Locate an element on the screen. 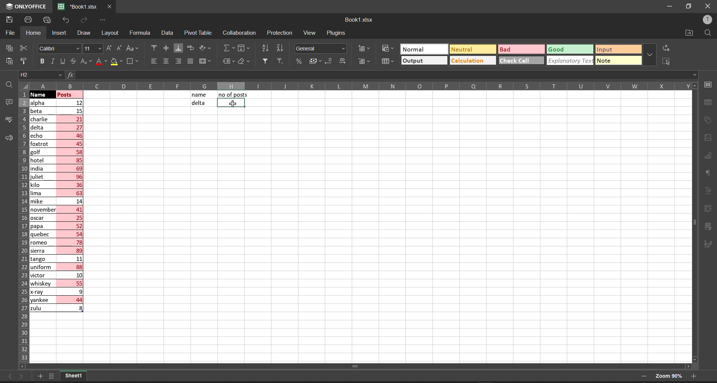 The width and height of the screenshot is (717, 383). open file location is located at coordinates (690, 32).